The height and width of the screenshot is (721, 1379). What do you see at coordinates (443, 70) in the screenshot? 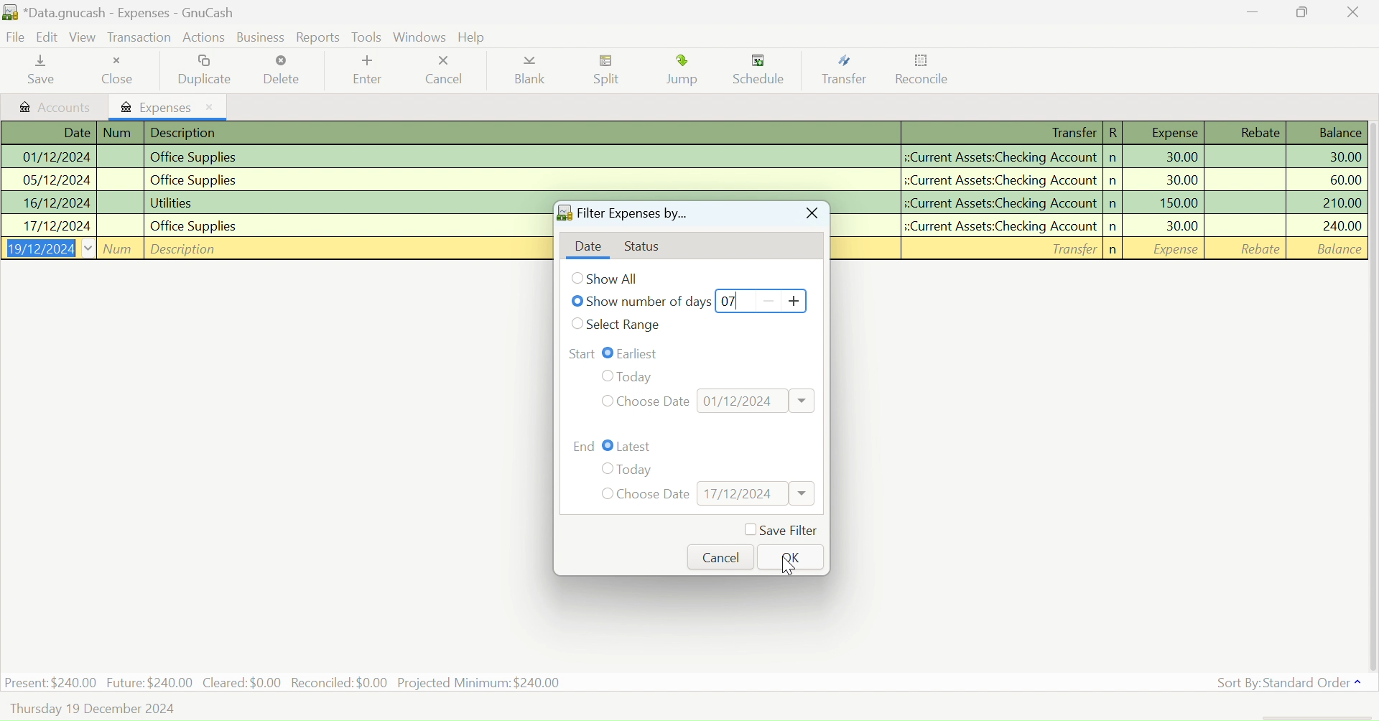
I see `Cancel` at bounding box center [443, 70].